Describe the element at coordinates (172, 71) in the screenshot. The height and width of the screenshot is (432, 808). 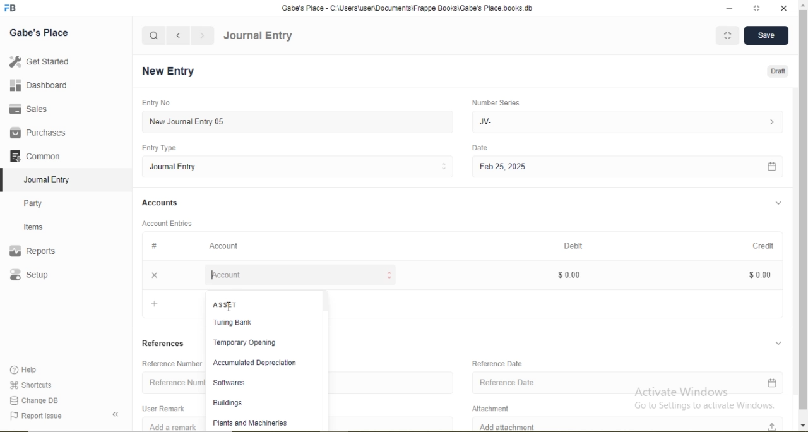
I see `New Entry` at that location.